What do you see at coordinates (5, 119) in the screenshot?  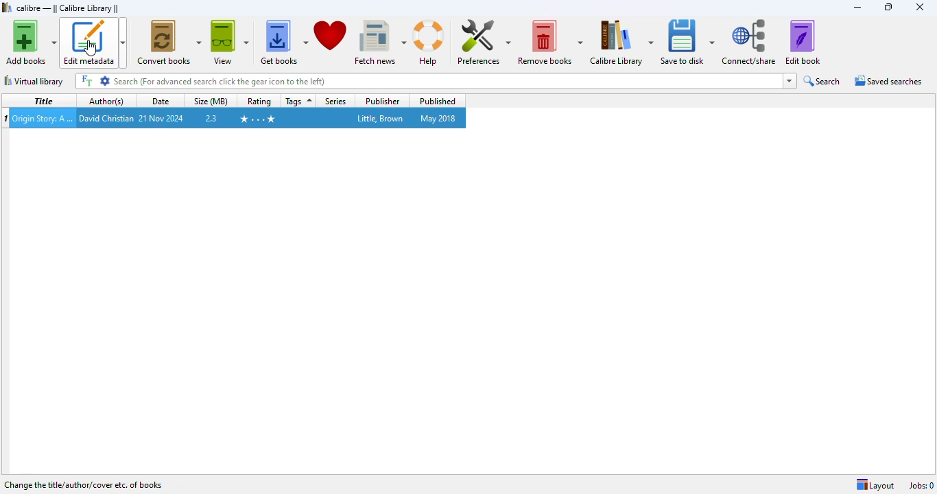 I see `munber` at bounding box center [5, 119].